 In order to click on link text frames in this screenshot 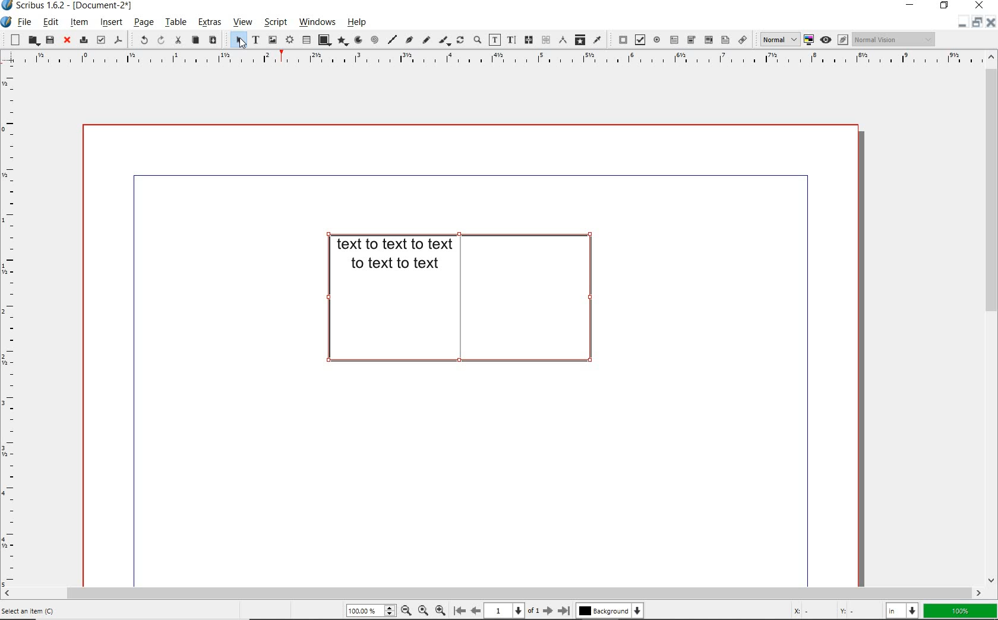, I will do `click(529, 40)`.